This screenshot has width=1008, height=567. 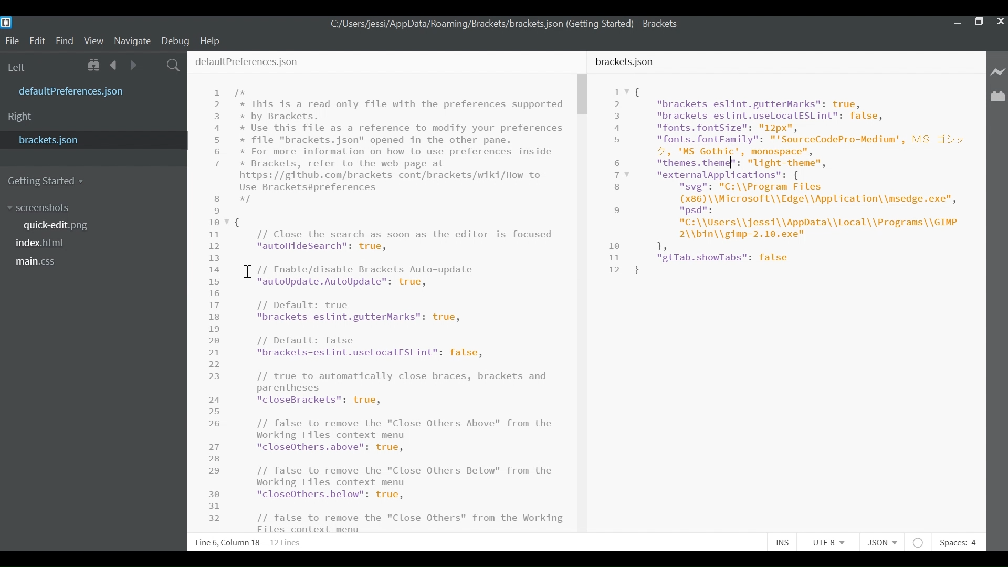 What do you see at coordinates (20, 117) in the screenshot?
I see `Right` at bounding box center [20, 117].